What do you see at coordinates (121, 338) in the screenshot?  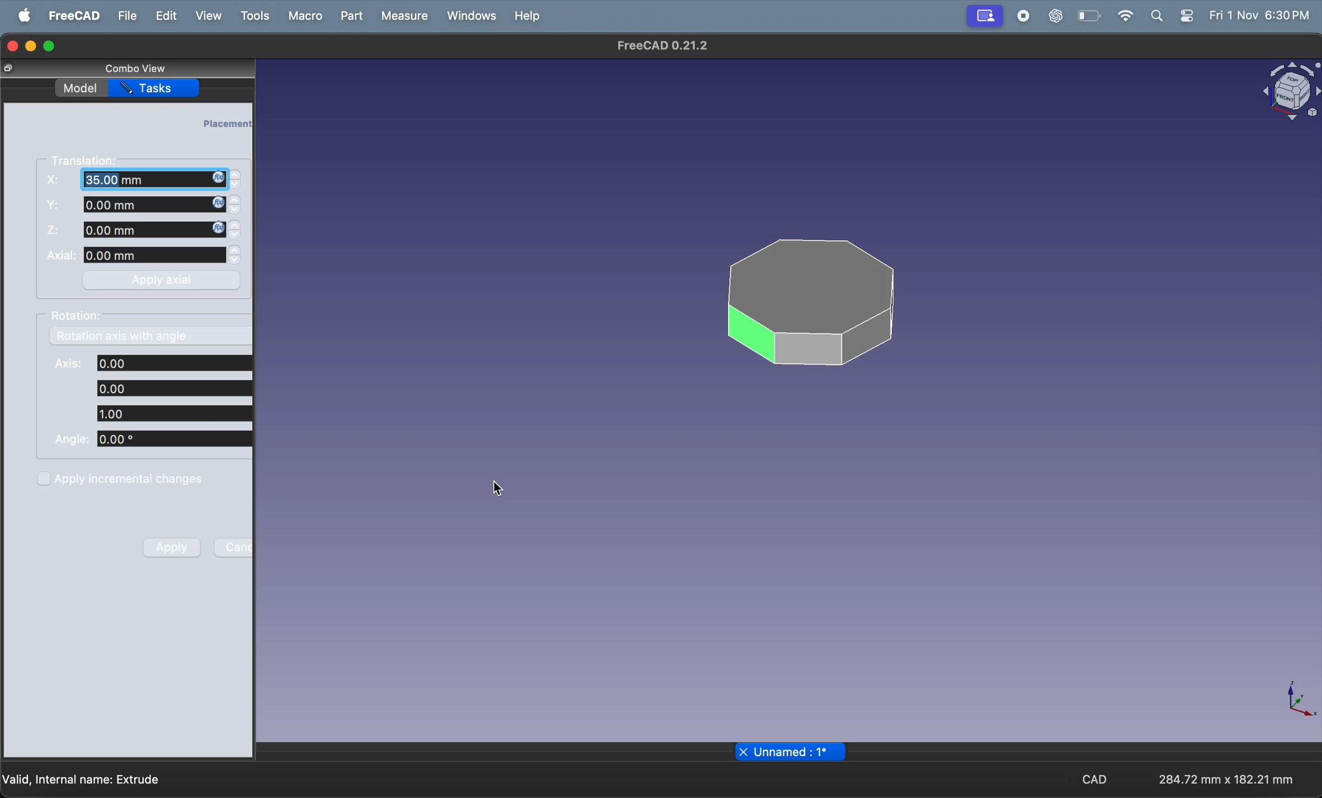 I see `Rotation axis with angle` at bounding box center [121, 338].